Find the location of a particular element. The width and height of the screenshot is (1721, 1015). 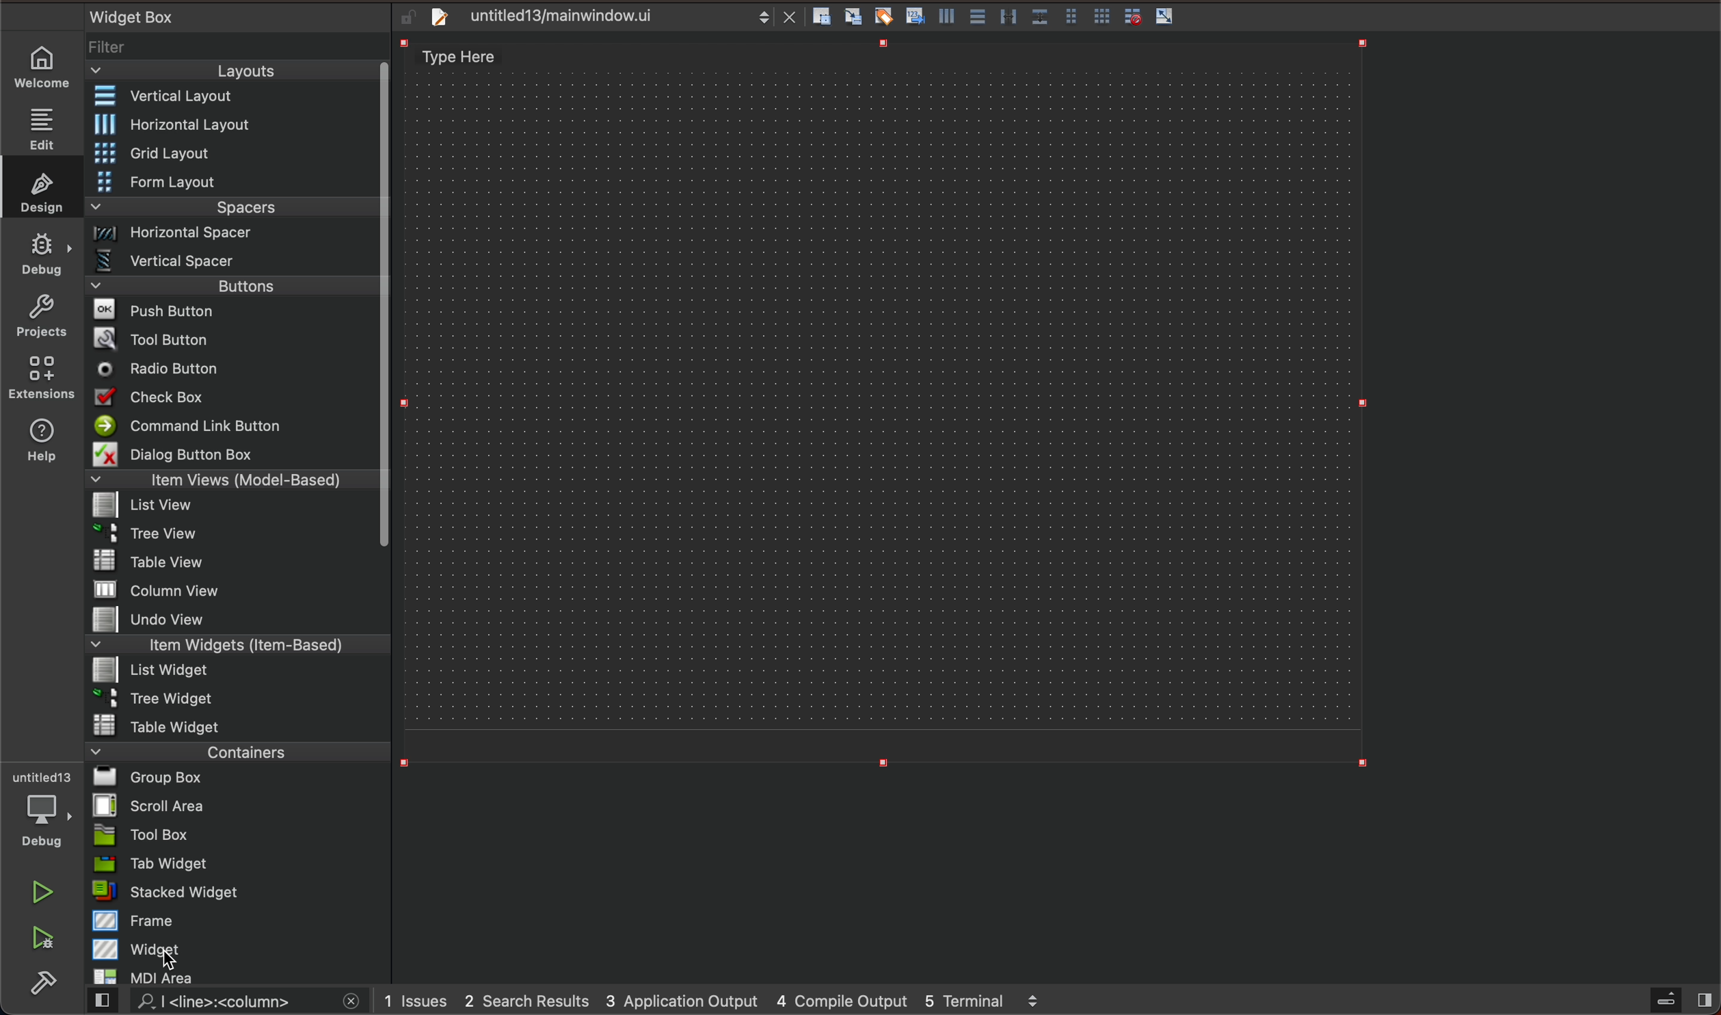

main layout is located at coordinates (893, 404).